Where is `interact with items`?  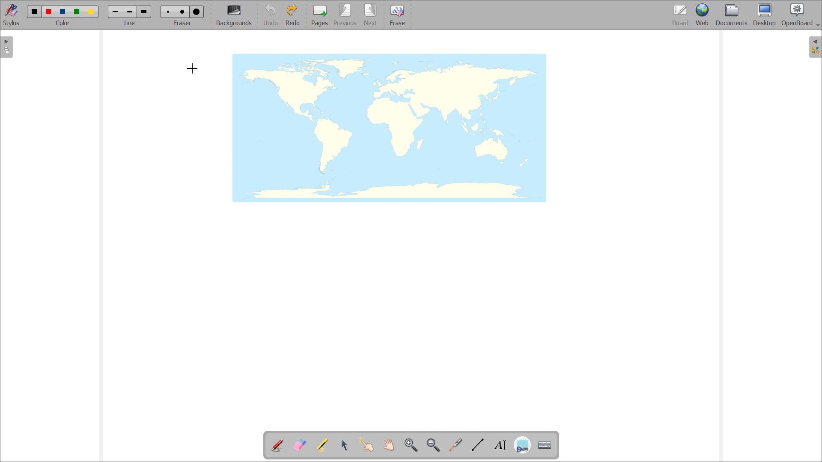 interact with items is located at coordinates (366, 444).